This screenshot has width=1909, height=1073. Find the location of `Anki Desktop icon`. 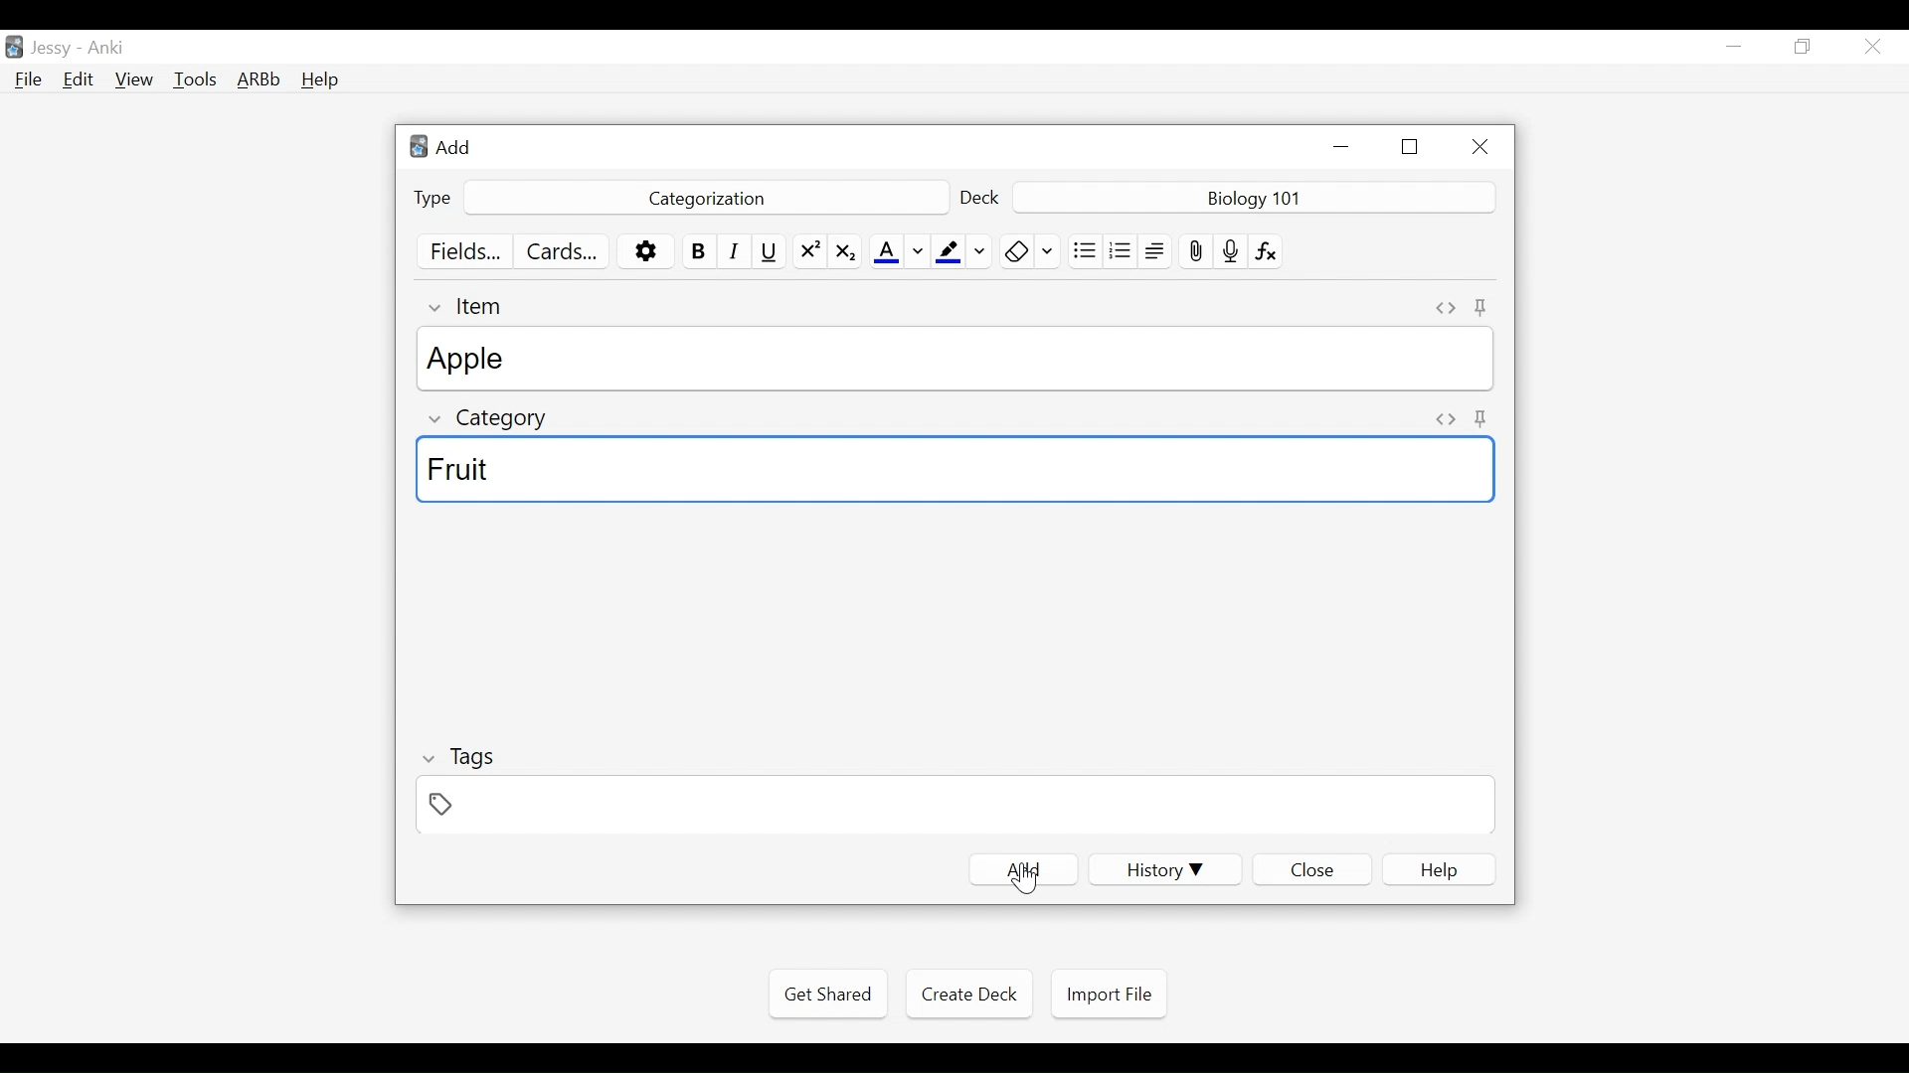

Anki Desktop icon is located at coordinates (14, 48).